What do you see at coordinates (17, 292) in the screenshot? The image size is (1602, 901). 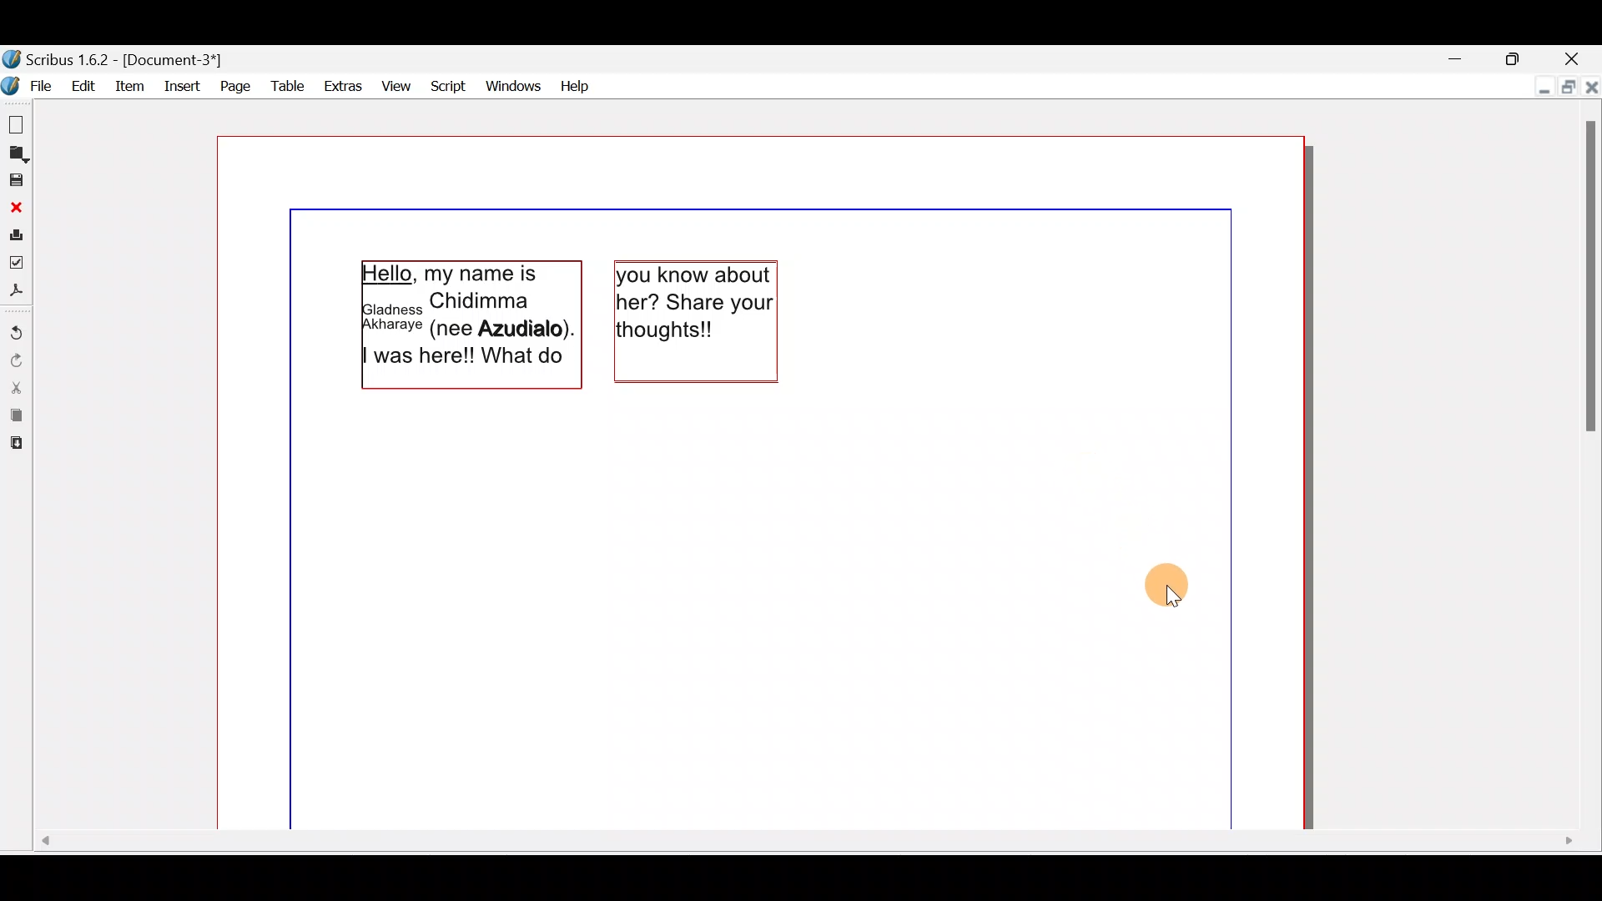 I see `Save as PDF` at bounding box center [17, 292].